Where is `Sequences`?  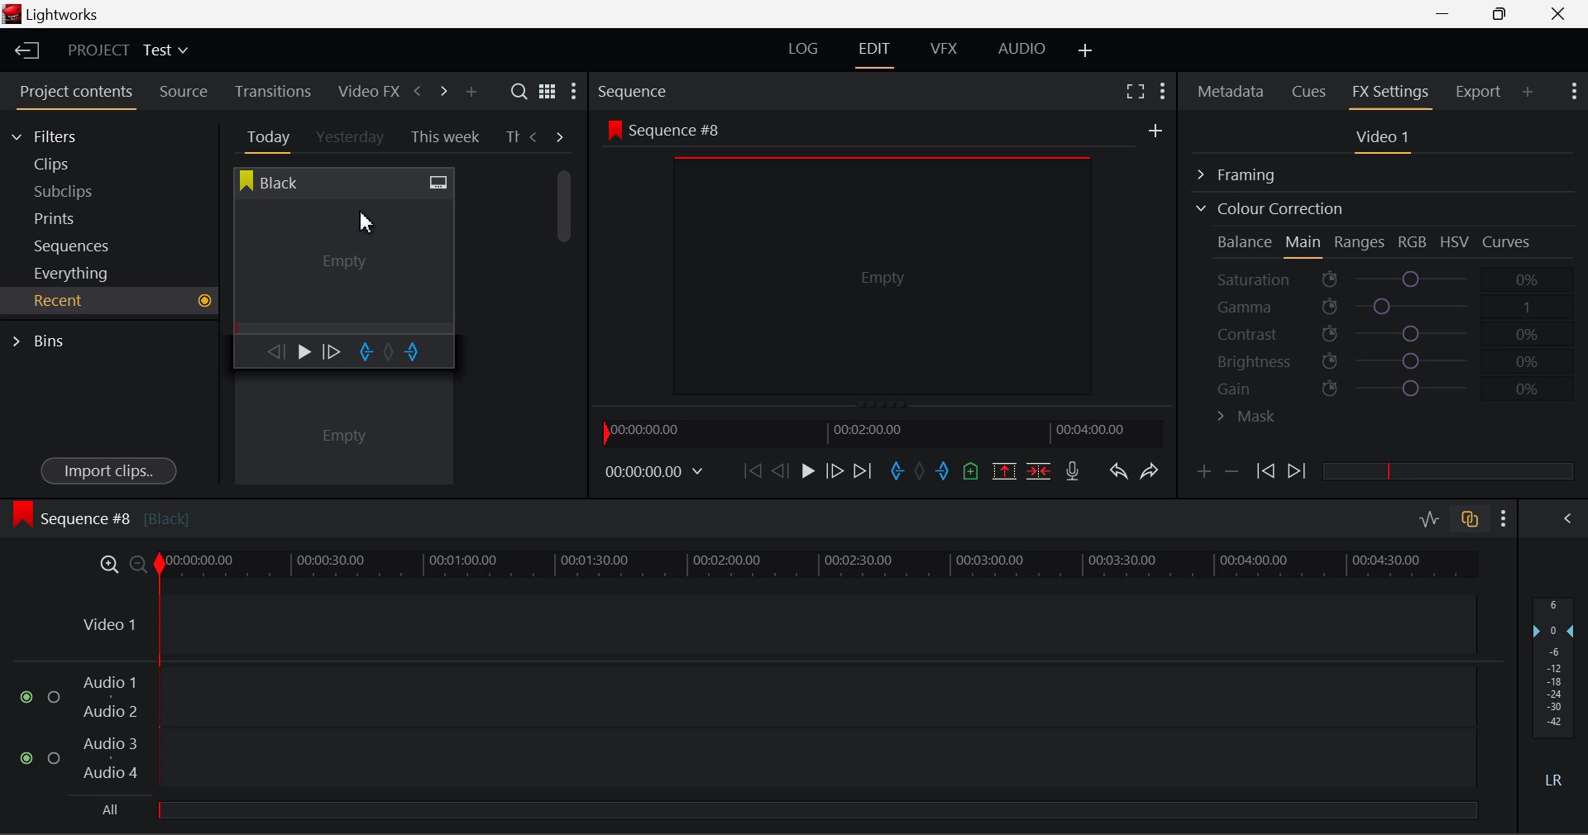
Sequences is located at coordinates (76, 244).